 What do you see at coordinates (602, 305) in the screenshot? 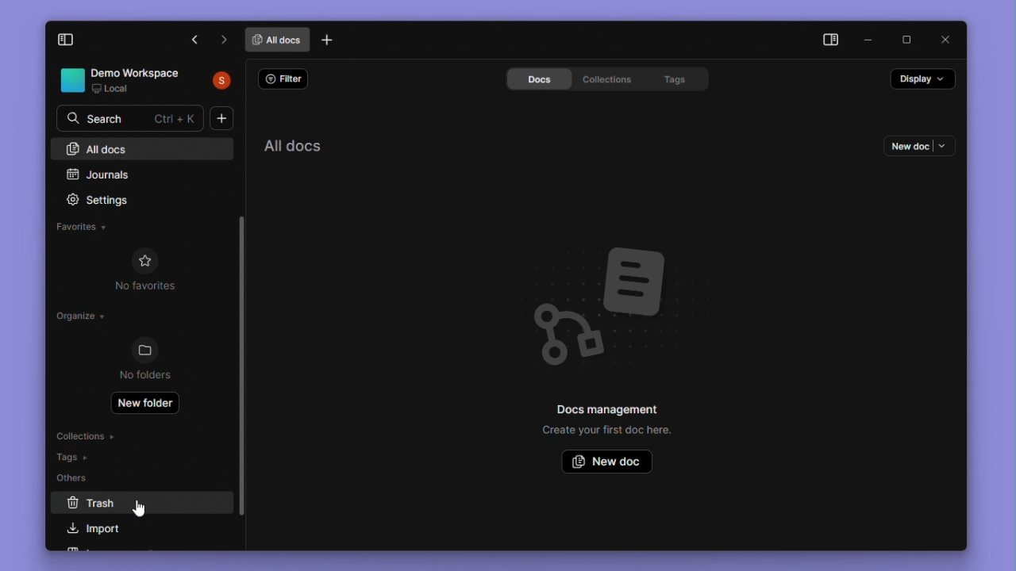
I see `Background image` at bounding box center [602, 305].